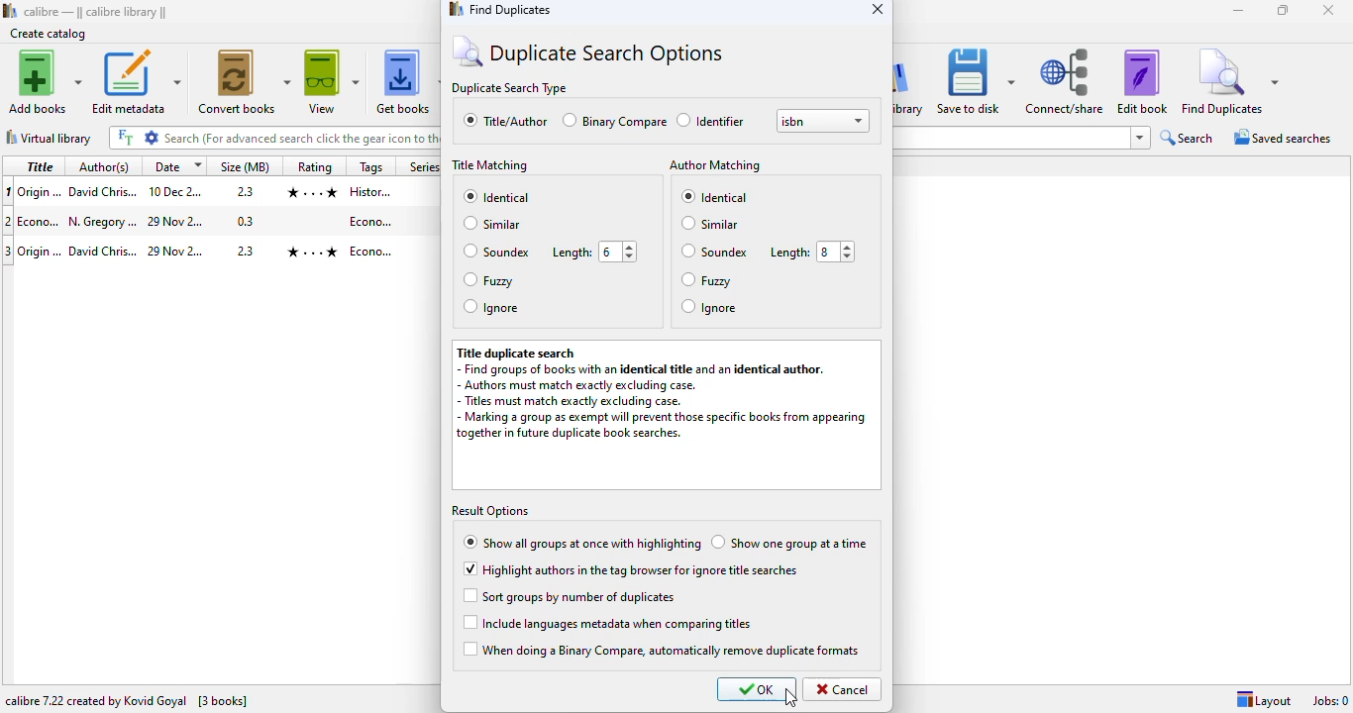  Describe the element at coordinates (96, 700) in the screenshot. I see `calibre 7.22 created by Kovid Goyal` at that location.